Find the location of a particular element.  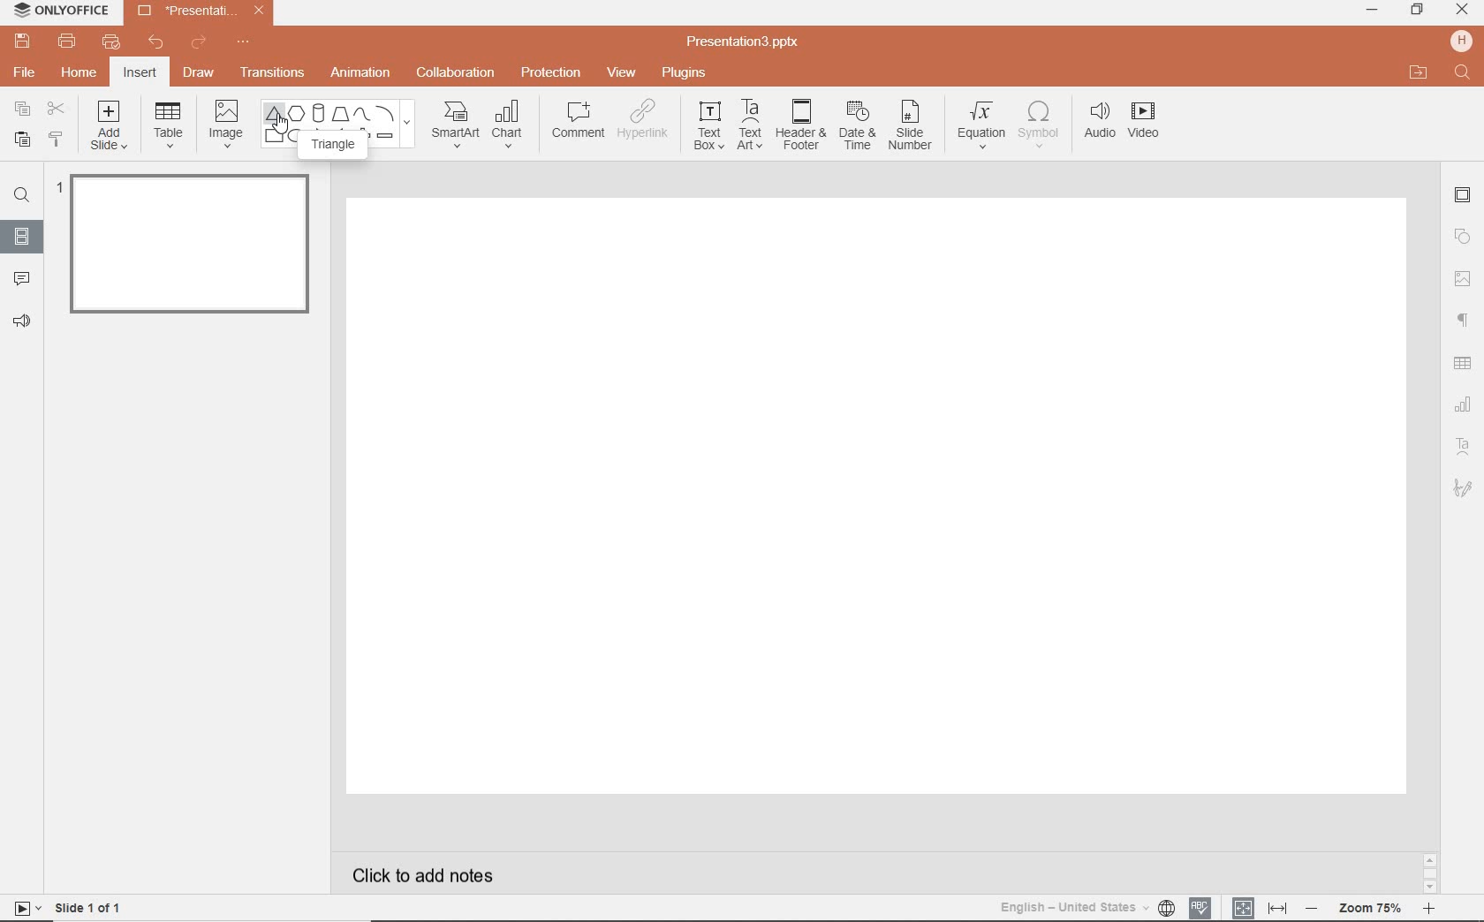

TEXT ART is located at coordinates (748, 126).